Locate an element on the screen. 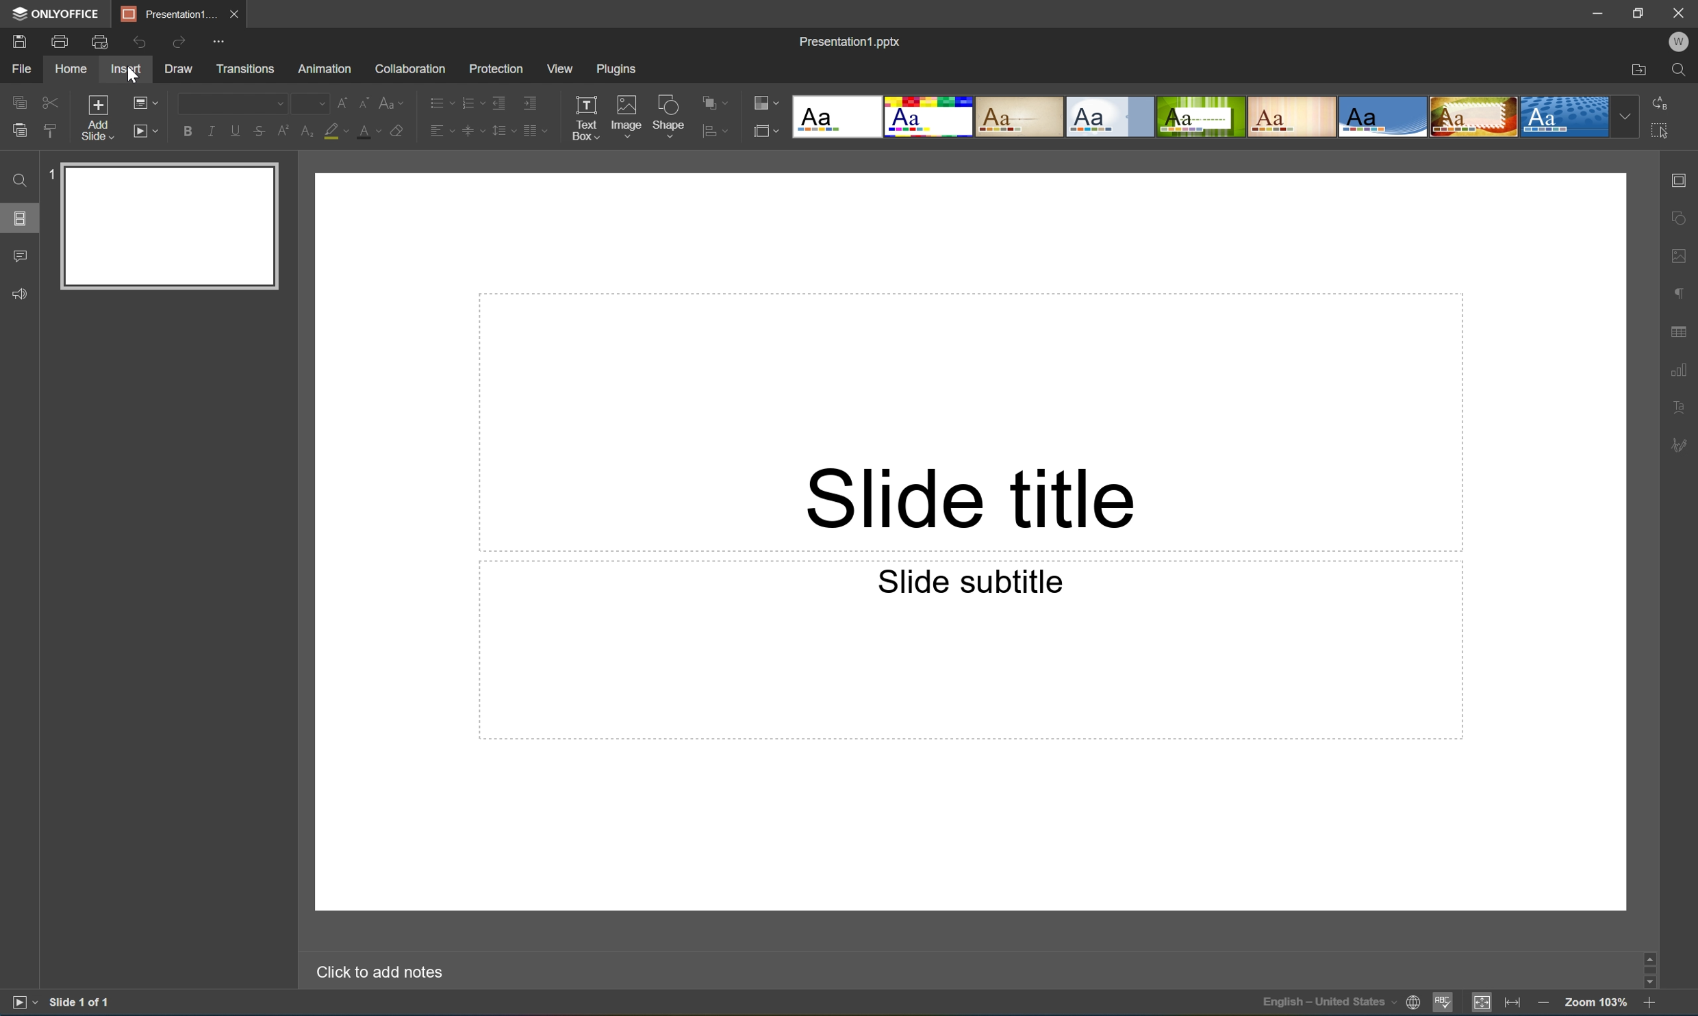 The image size is (1698, 1016). Spell checking is located at coordinates (1443, 1004).